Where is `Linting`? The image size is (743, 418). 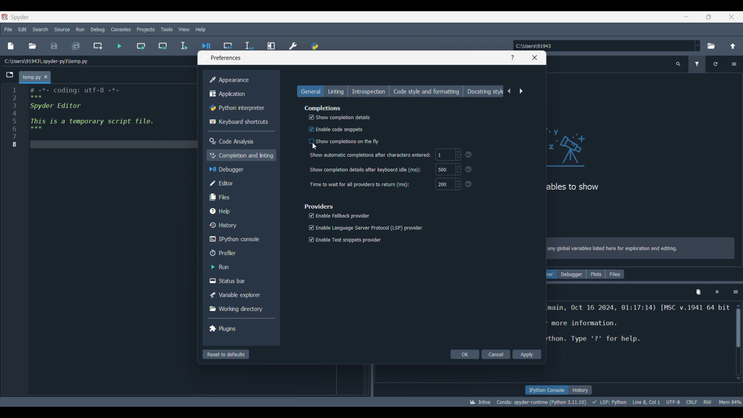
Linting is located at coordinates (336, 91).